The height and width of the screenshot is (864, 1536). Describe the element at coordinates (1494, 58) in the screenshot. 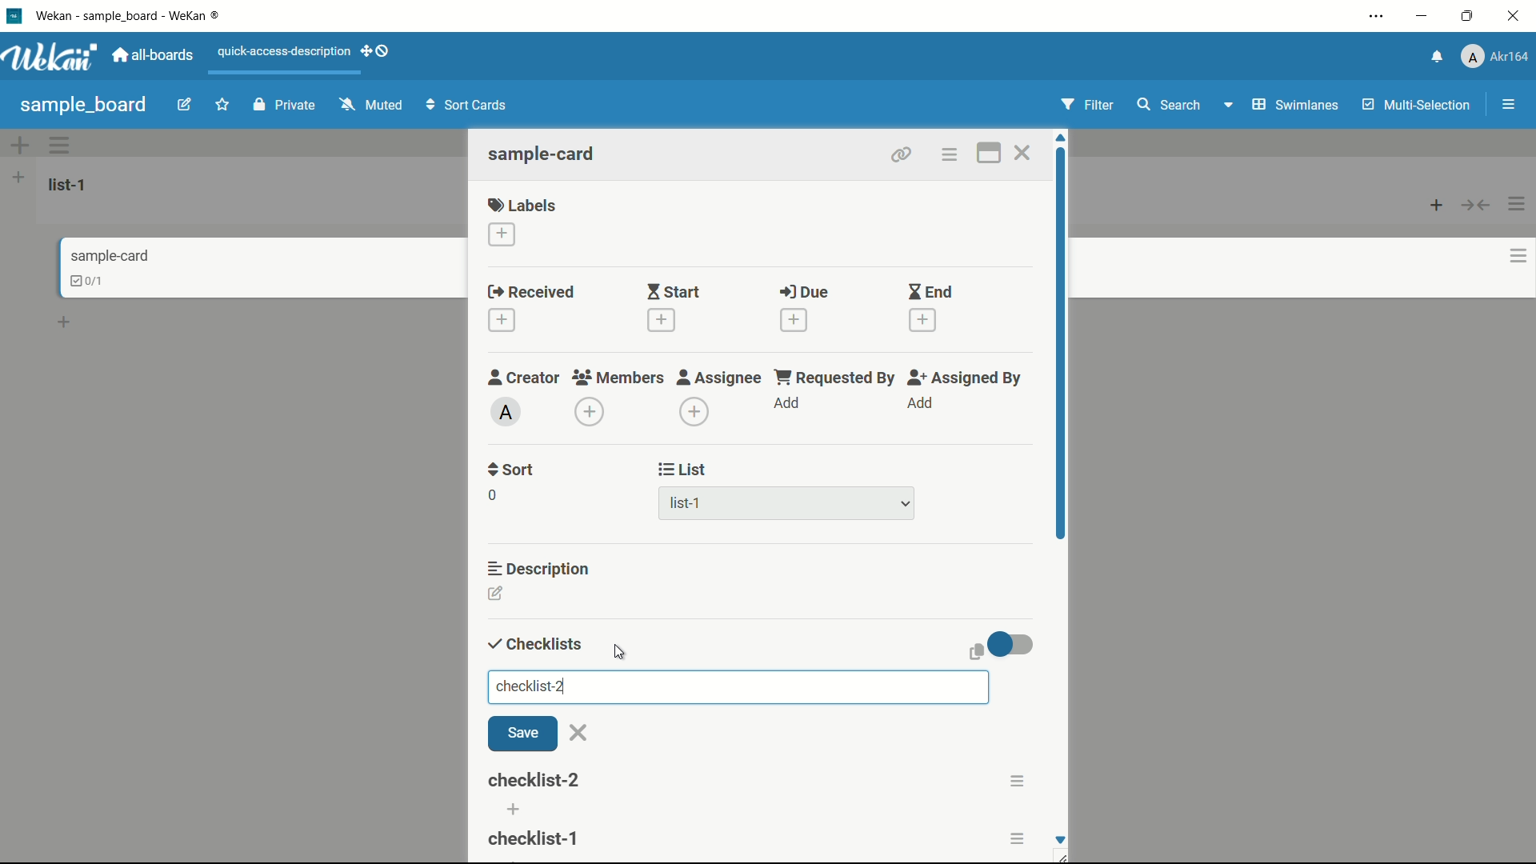

I see `profile` at that location.